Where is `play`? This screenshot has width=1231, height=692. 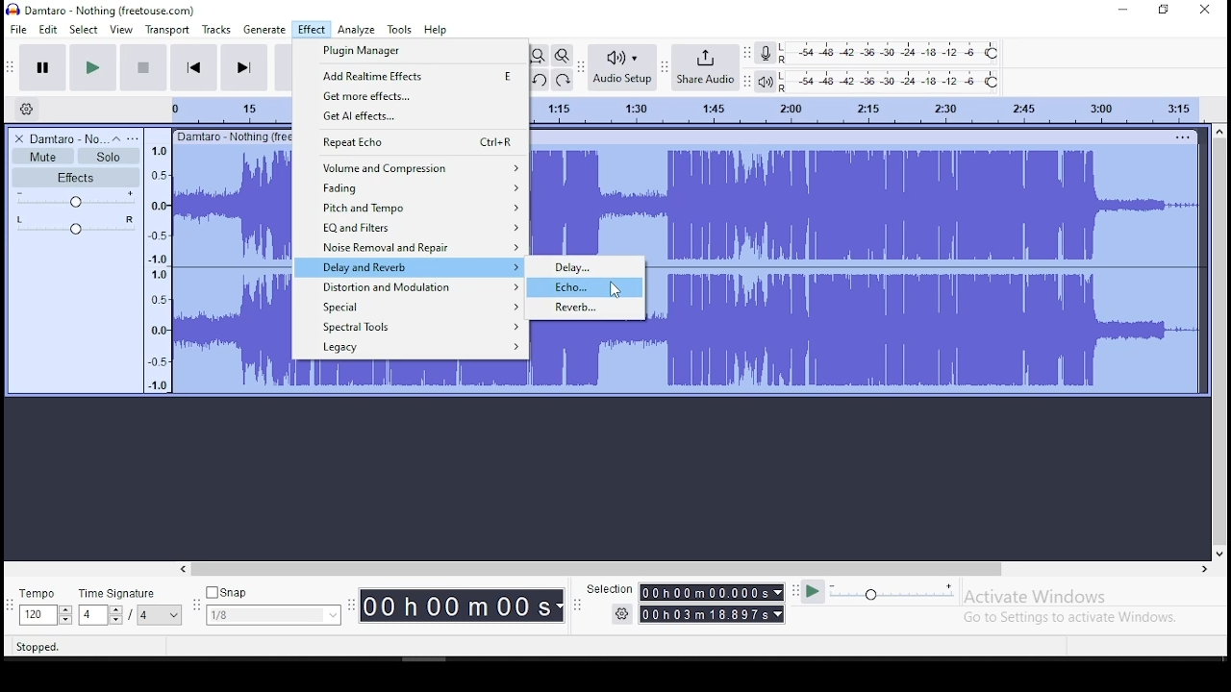
play is located at coordinates (93, 66).